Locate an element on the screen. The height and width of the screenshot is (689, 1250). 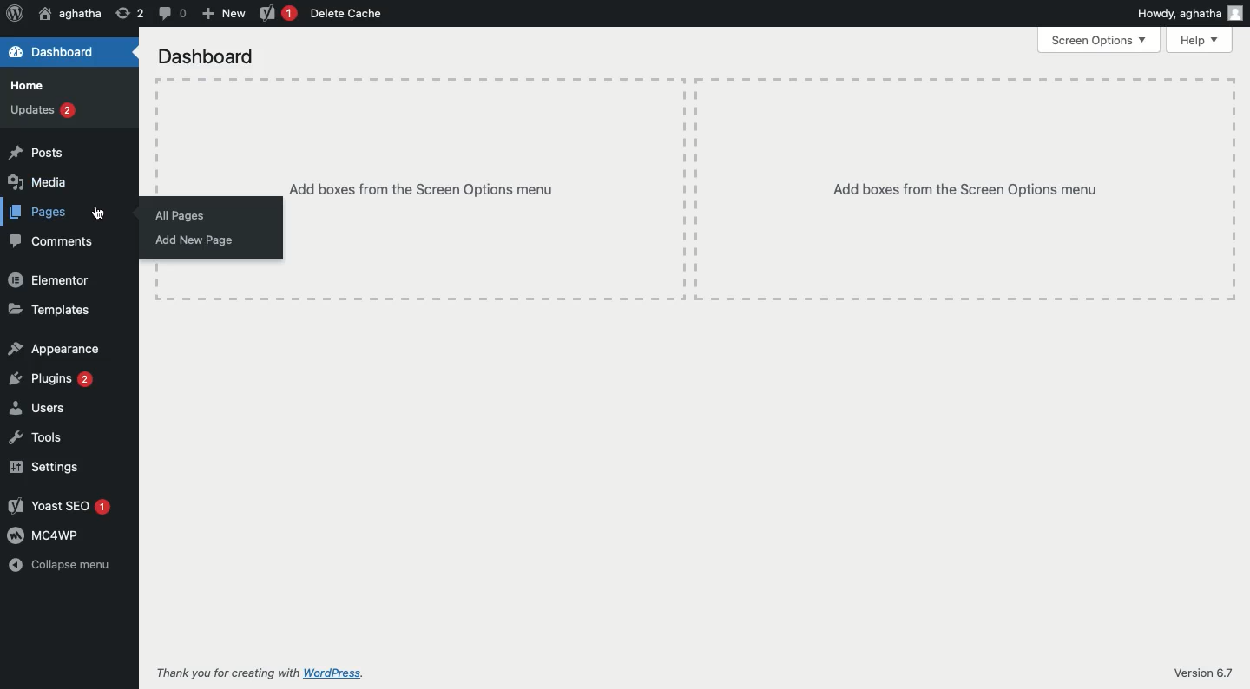
Media is located at coordinates (63, 182).